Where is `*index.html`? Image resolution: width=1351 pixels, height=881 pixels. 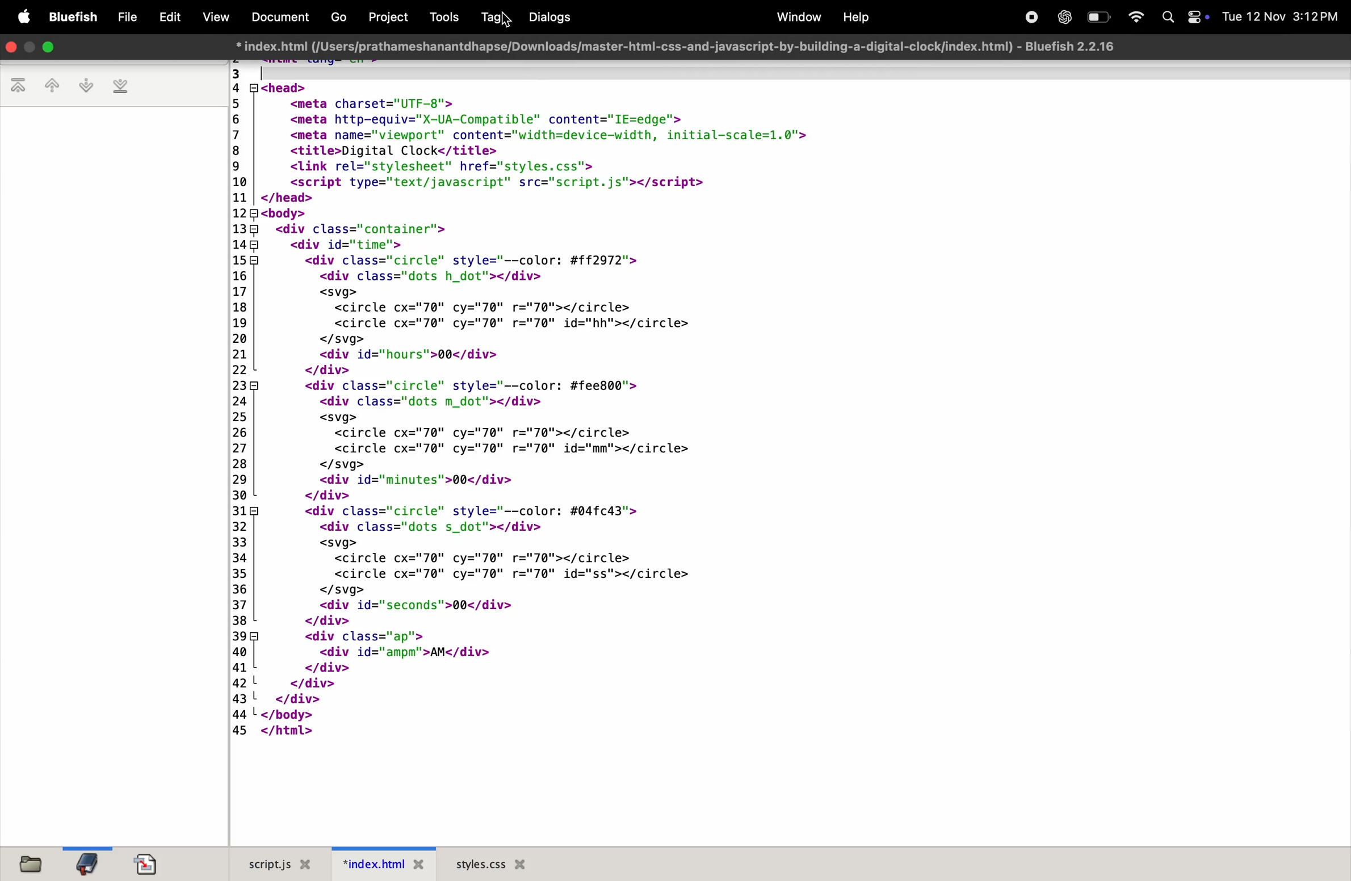
*index.html is located at coordinates (379, 863).